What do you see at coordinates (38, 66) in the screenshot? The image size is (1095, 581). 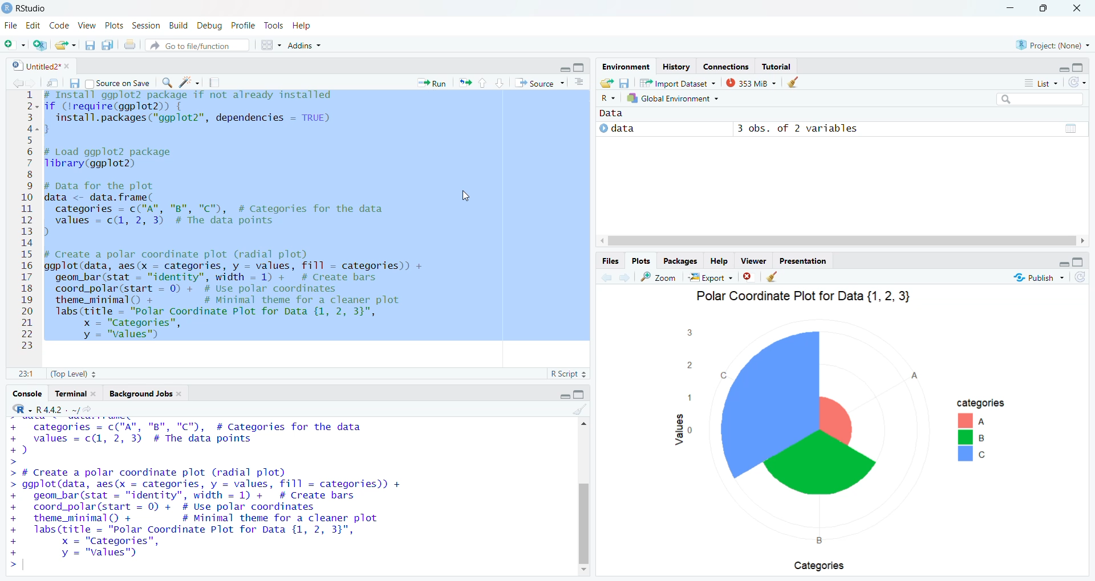 I see ` Untitled2` at bounding box center [38, 66].